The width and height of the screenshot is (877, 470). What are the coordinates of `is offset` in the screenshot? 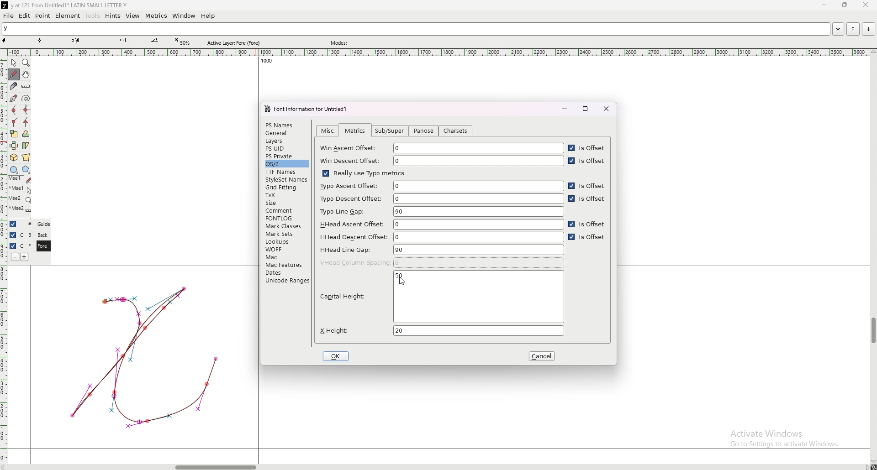 It's located at (589, 161).